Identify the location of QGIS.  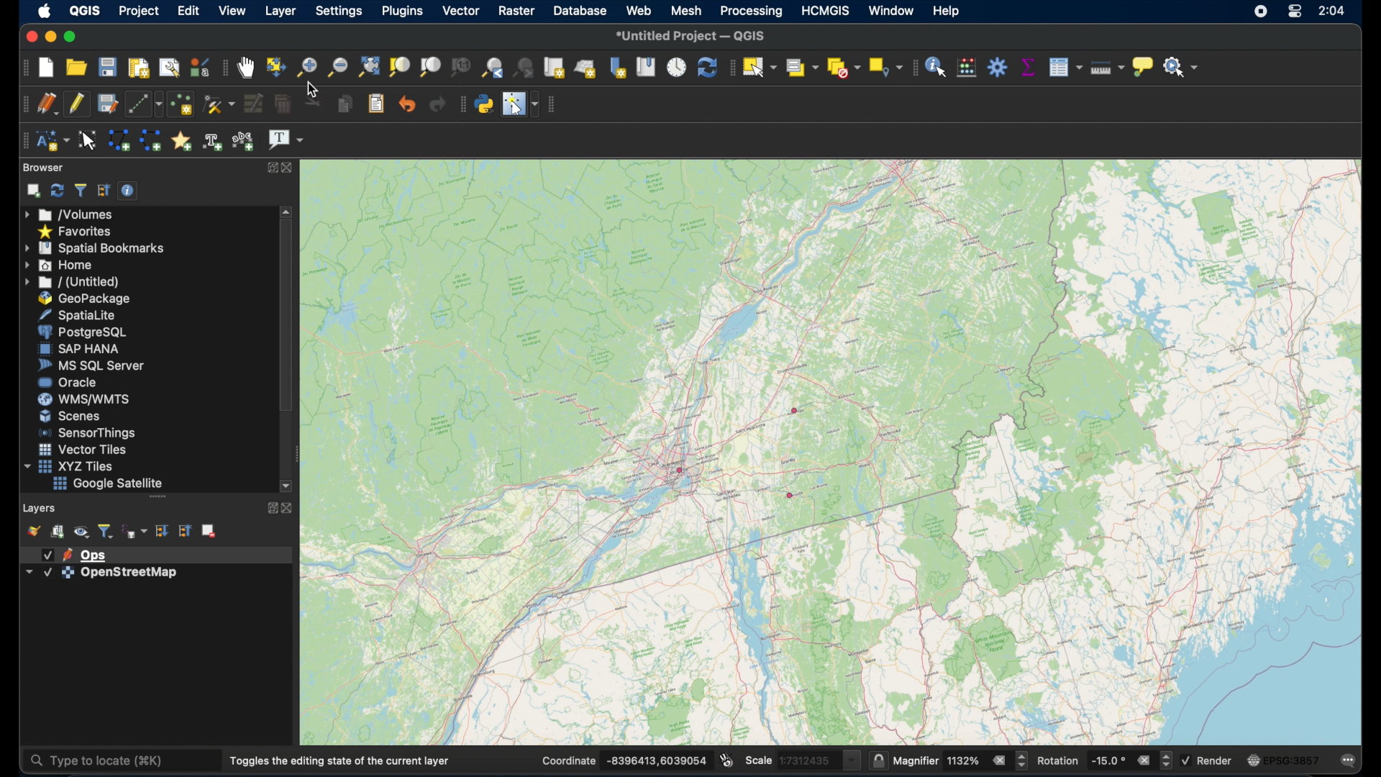
(87, 12).